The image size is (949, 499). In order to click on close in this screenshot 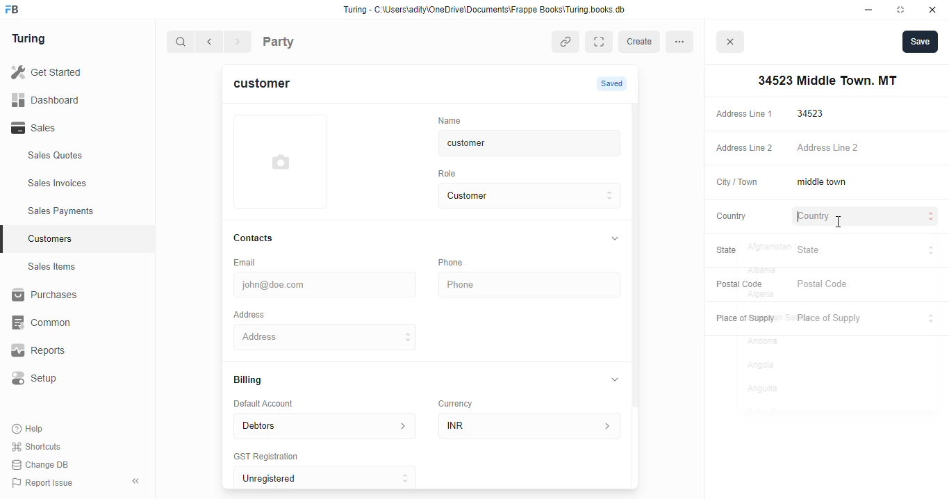, I will do `click(732, 44)`.